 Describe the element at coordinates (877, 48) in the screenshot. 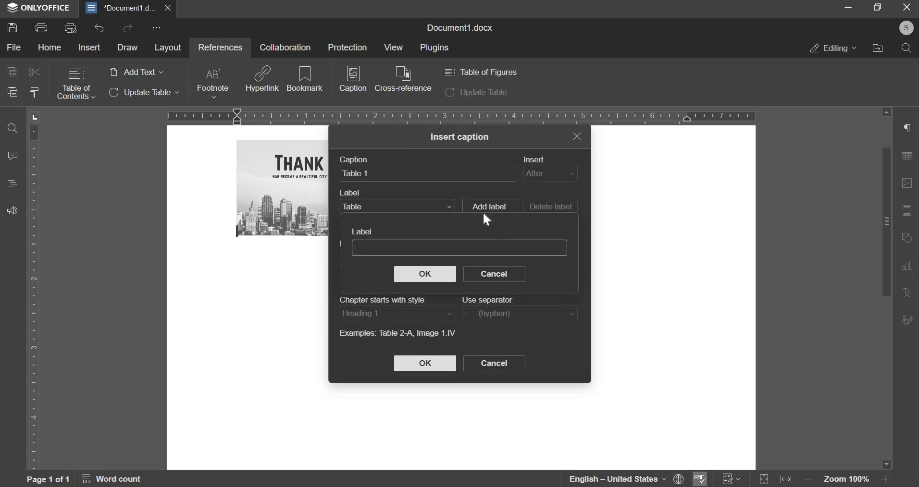

I see `file location` at that location.